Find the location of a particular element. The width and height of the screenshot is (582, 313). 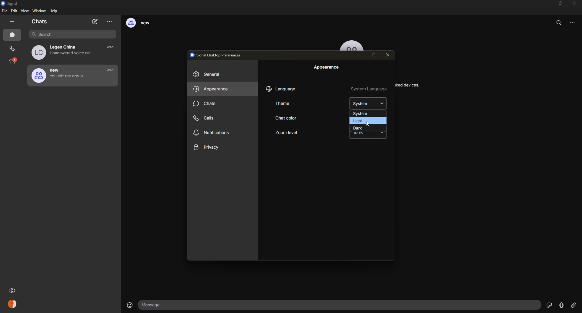

appearance is located at coordinates (327, 67).